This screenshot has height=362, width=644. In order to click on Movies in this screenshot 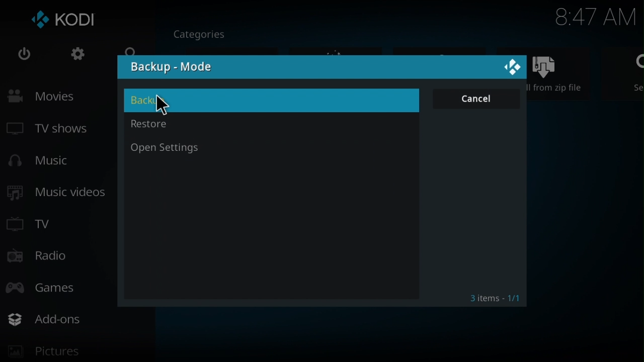, I will do `click(64, 96)`.